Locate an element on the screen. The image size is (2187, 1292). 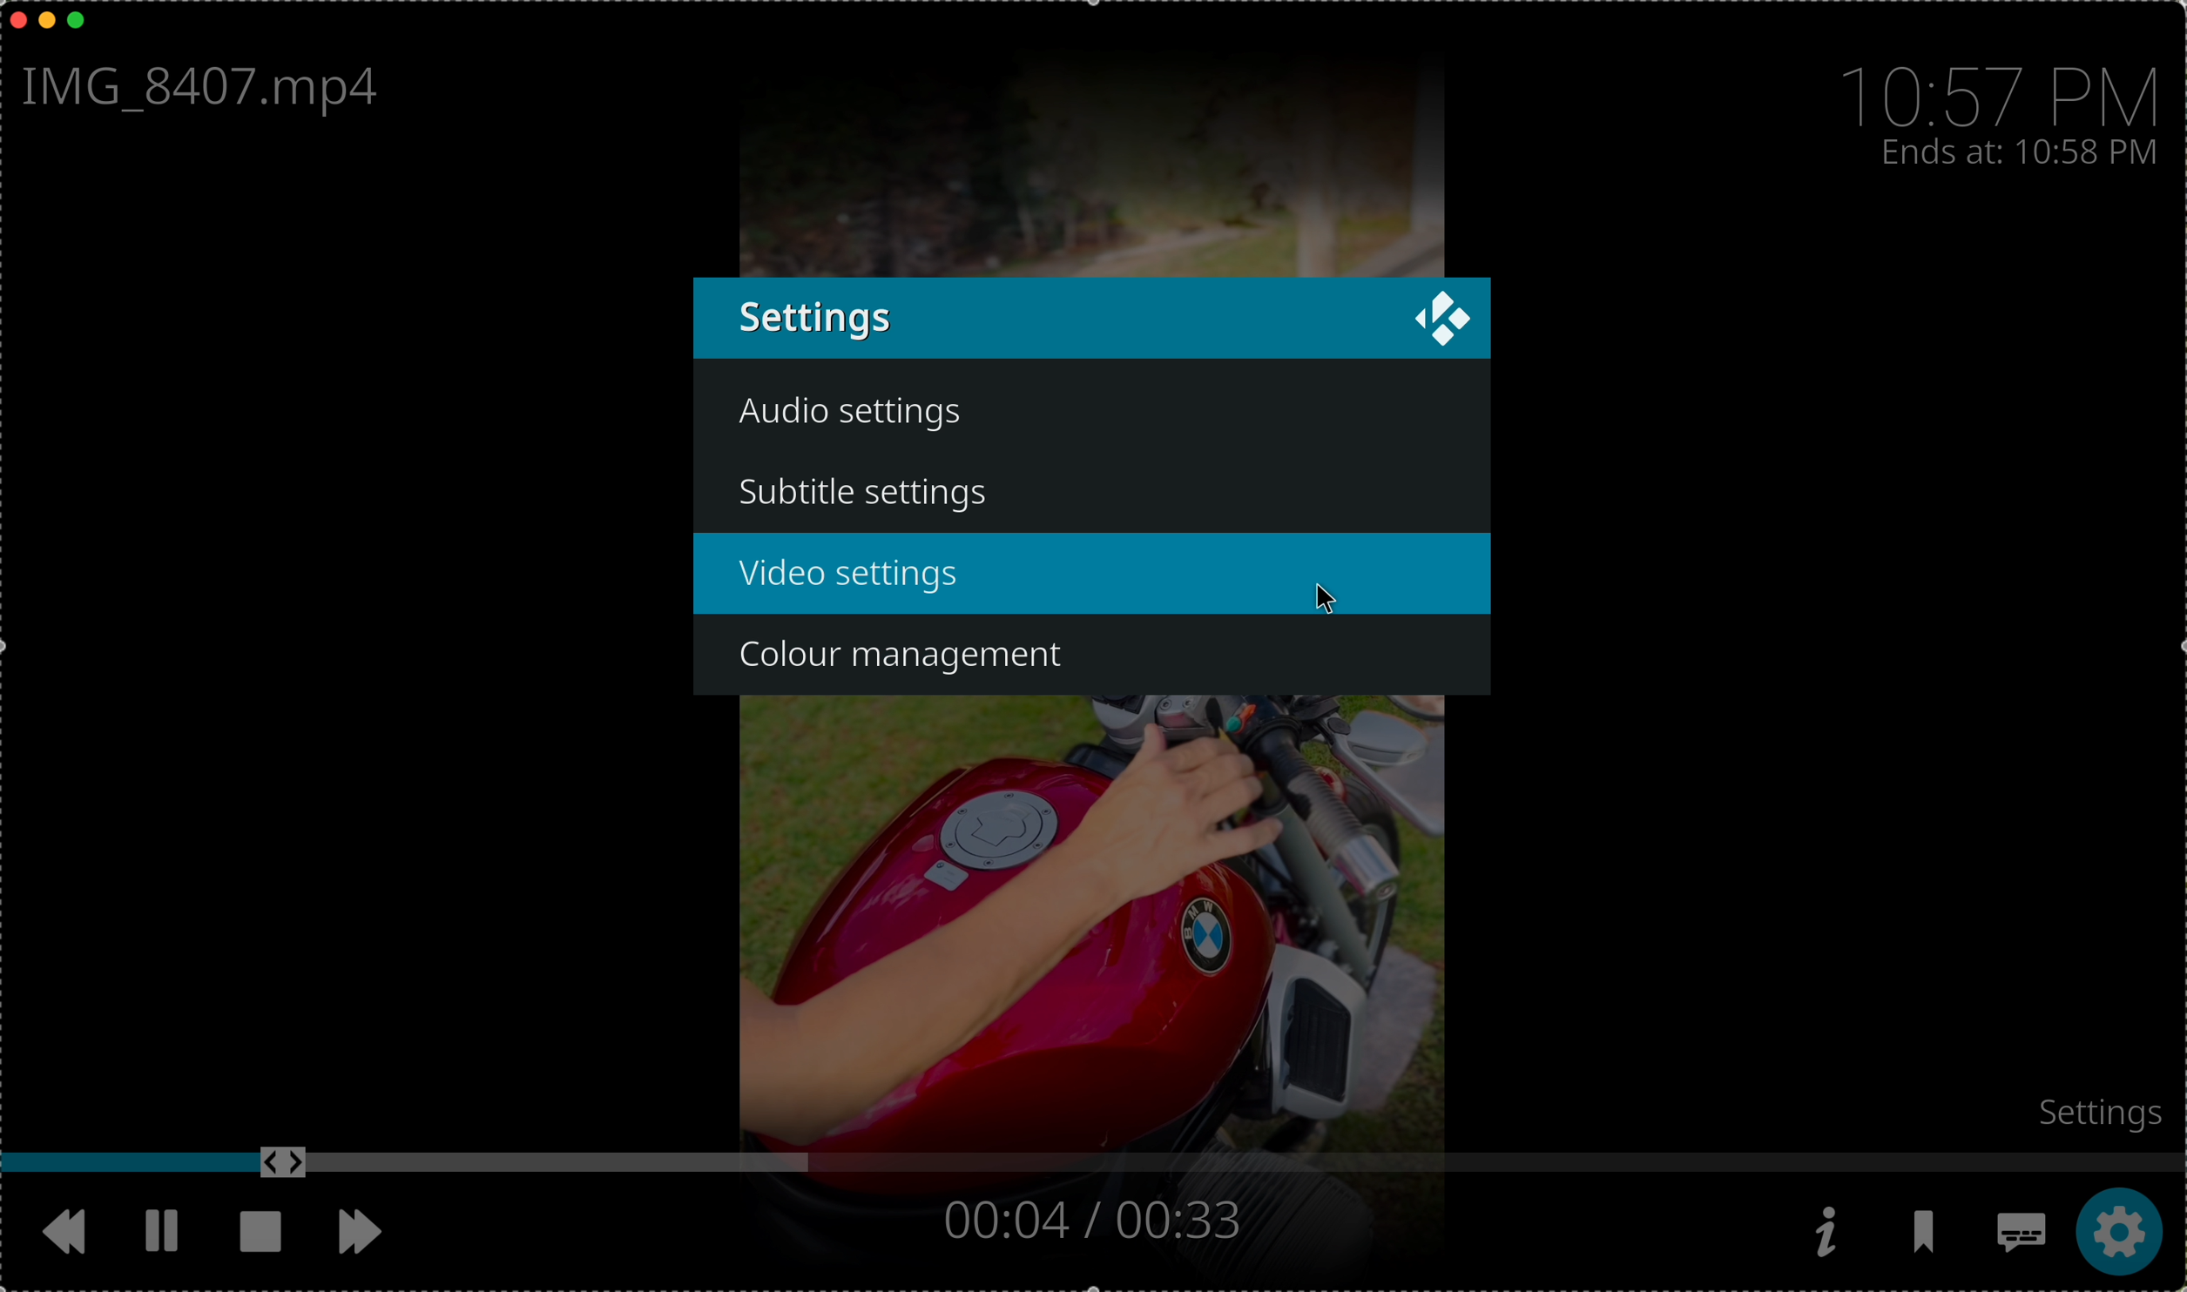
minimize  is located at coordinates (48, 24).